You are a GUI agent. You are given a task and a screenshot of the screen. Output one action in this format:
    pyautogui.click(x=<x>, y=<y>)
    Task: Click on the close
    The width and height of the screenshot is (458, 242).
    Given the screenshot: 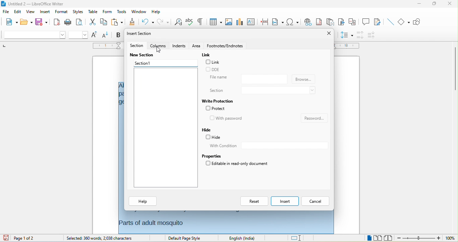 What is the action you would take?
    pyautogui.click(x=449, y=4)
    